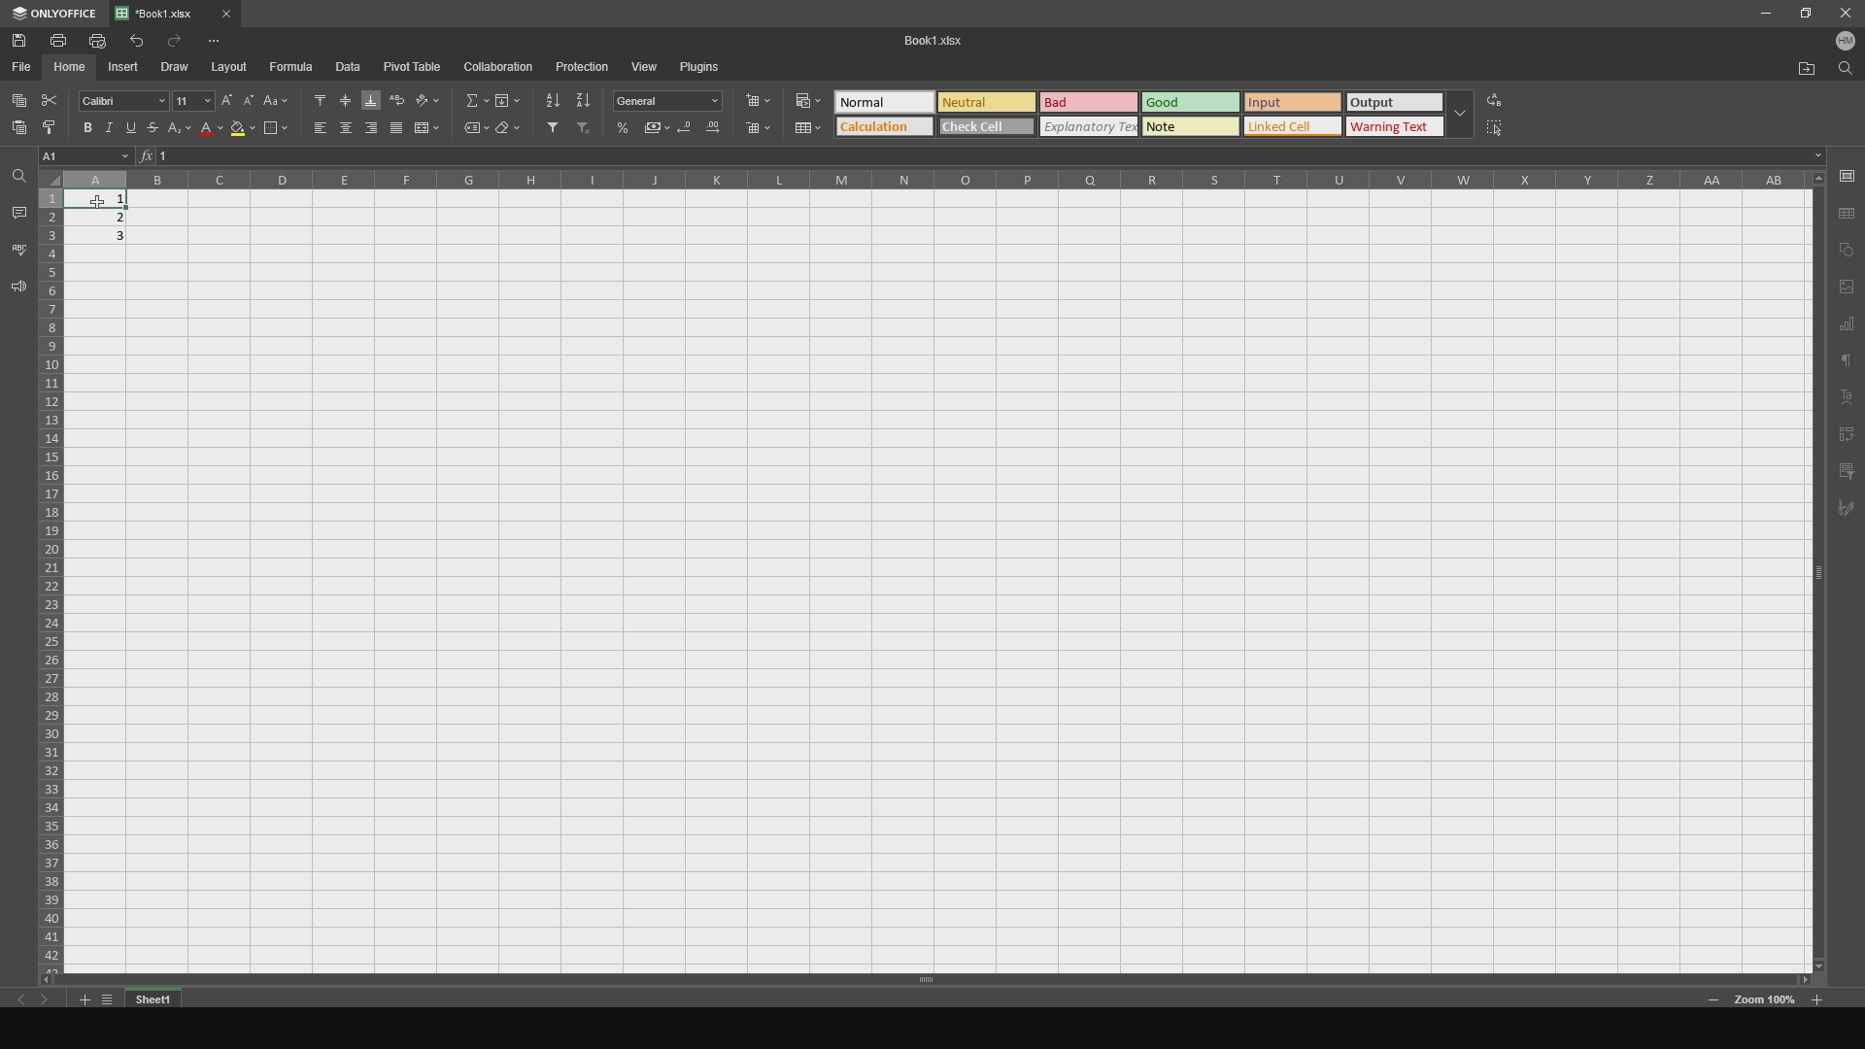 The width and height of the screenshot is (1865, 1049). I want to click on zoom, so click(1766, 1002).